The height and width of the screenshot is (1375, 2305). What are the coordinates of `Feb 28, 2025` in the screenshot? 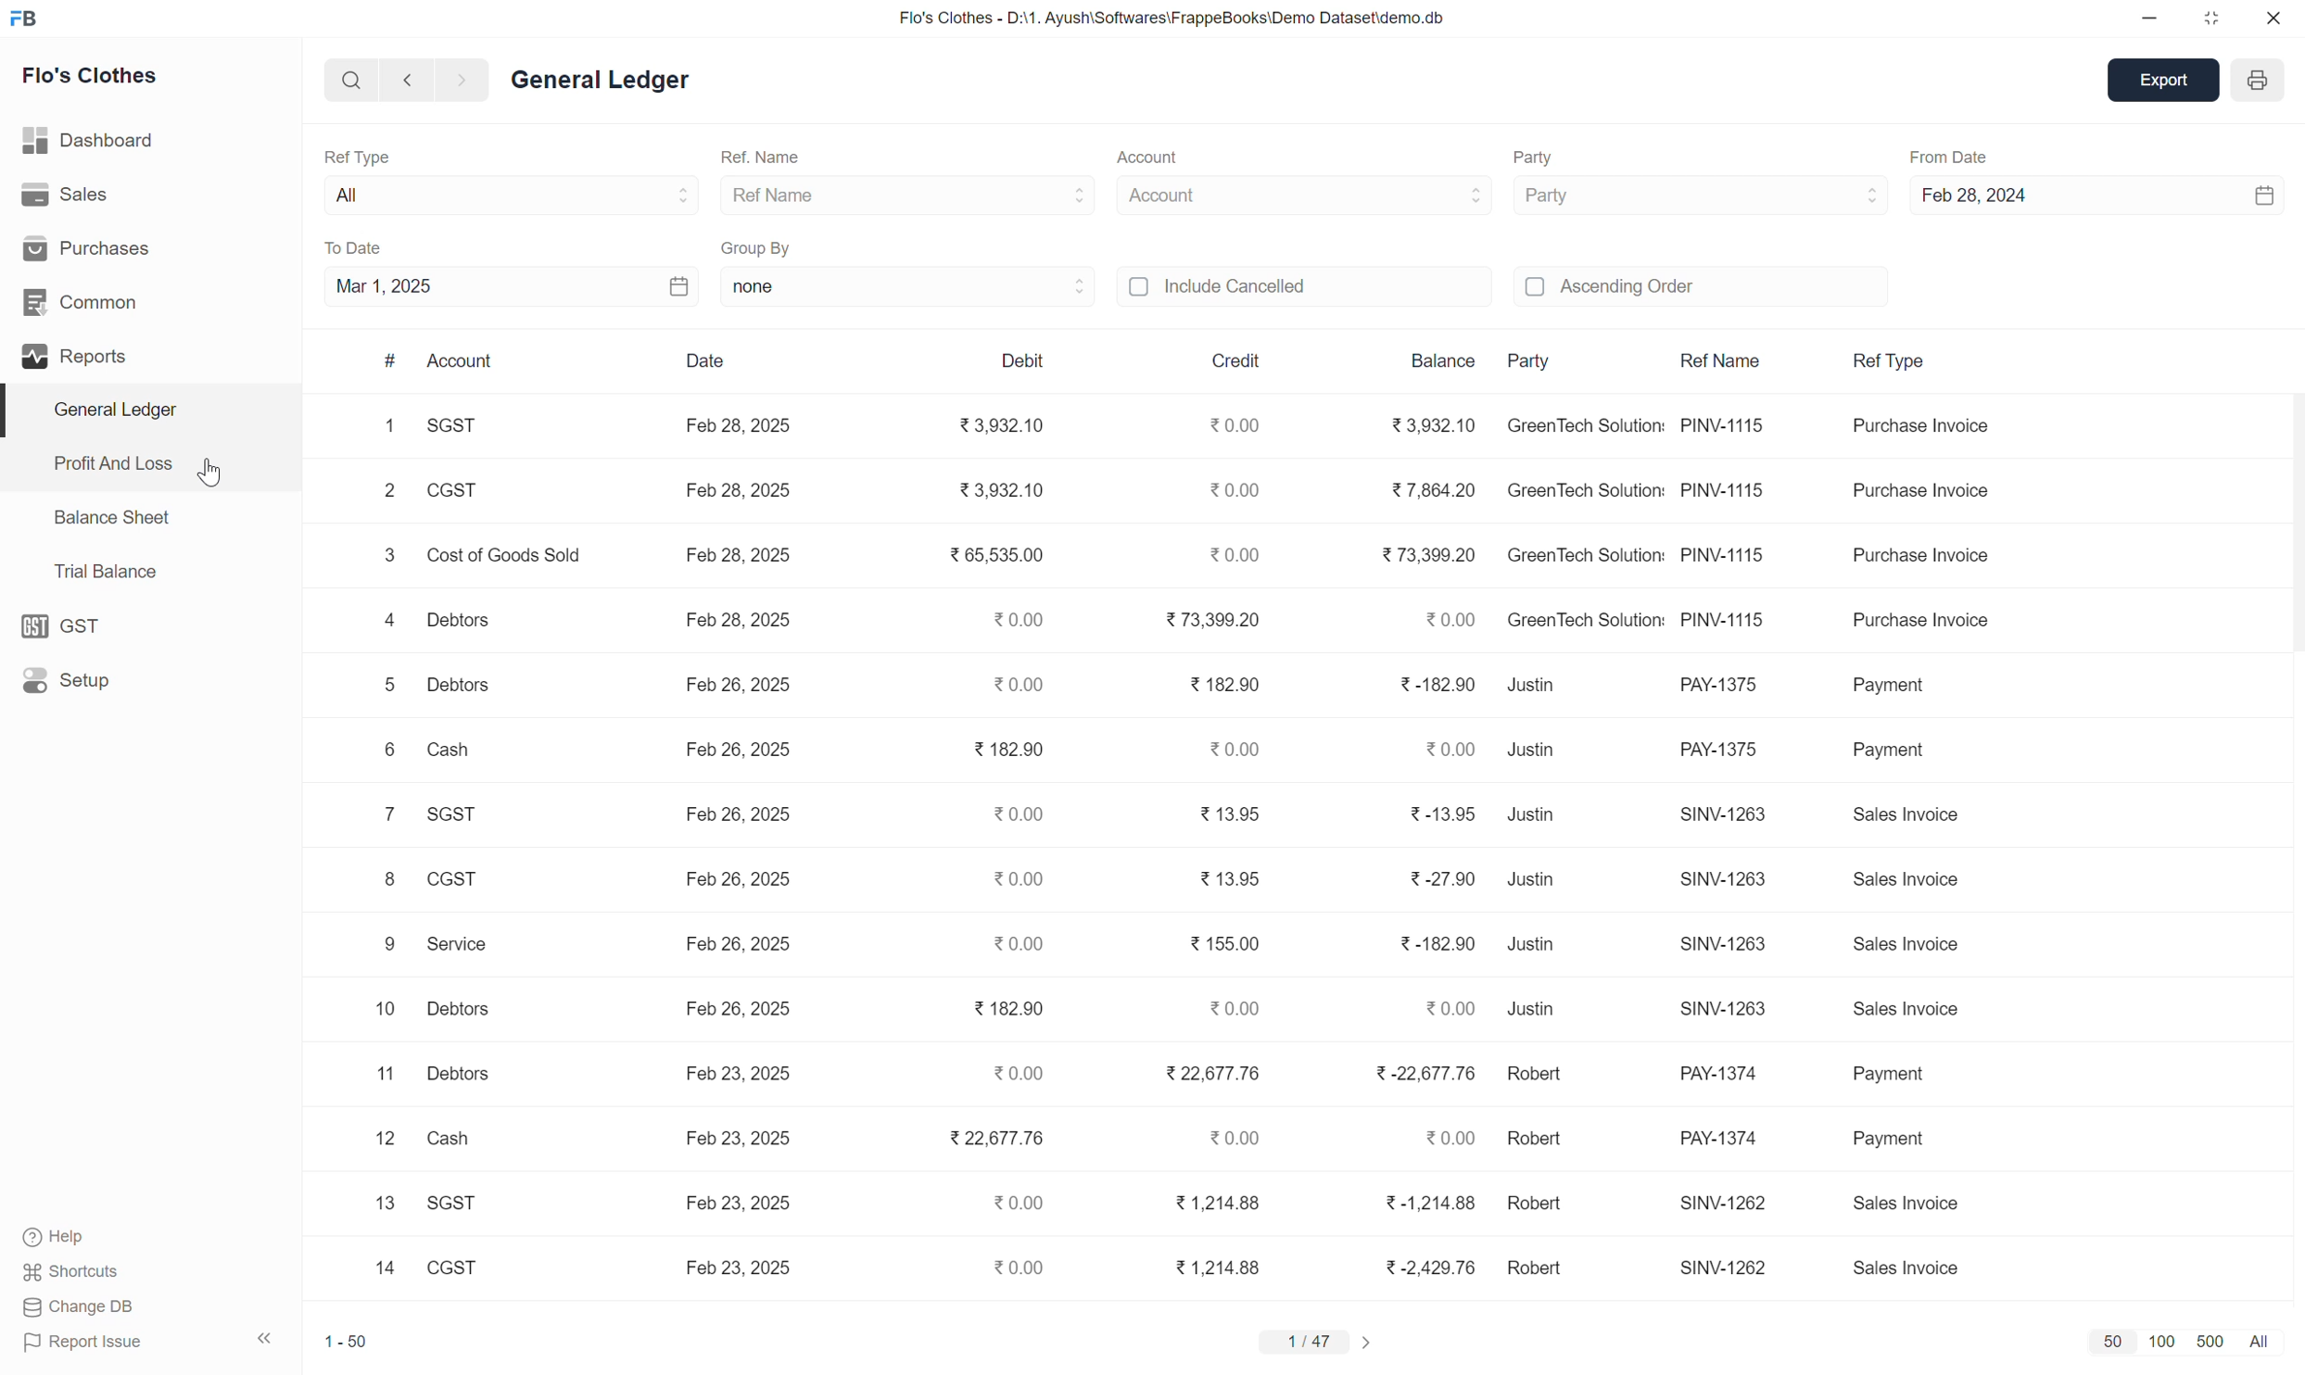 It's located at (738, 550).